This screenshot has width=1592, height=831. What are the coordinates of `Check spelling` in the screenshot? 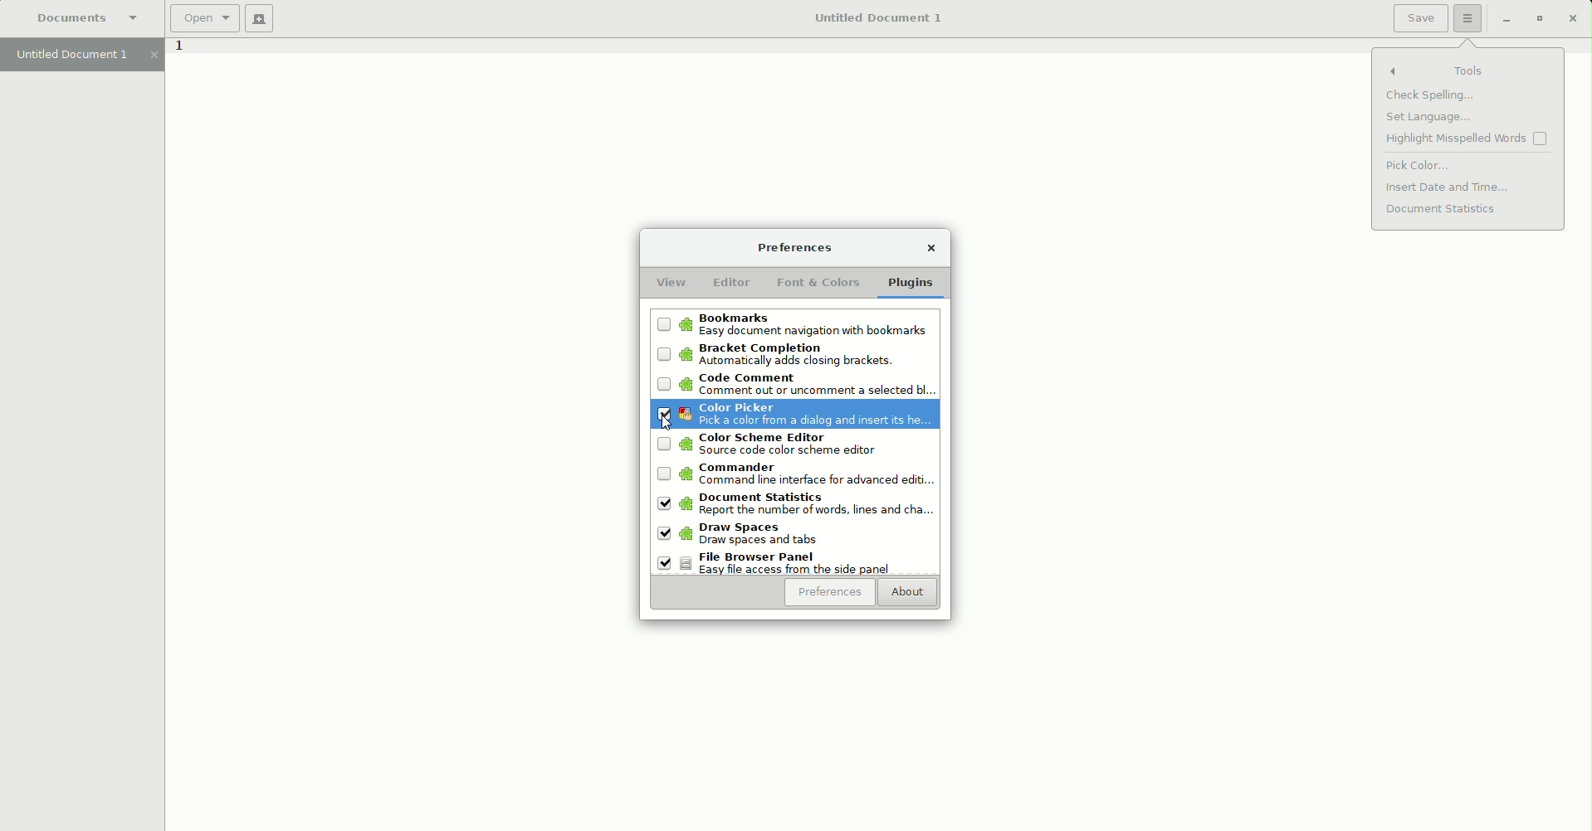 It's located at (1430, 97).